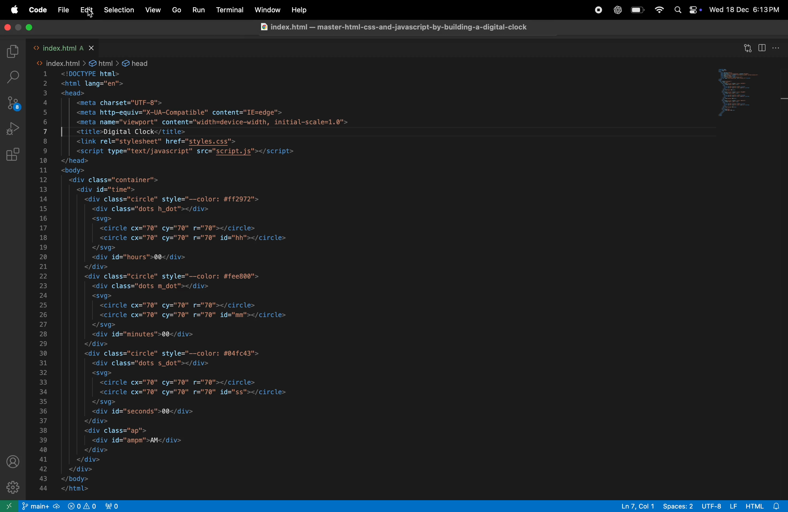 Image resolution: width=788 pixels, height=512 pixels. I want to click on apple menu, so click(16, 10).